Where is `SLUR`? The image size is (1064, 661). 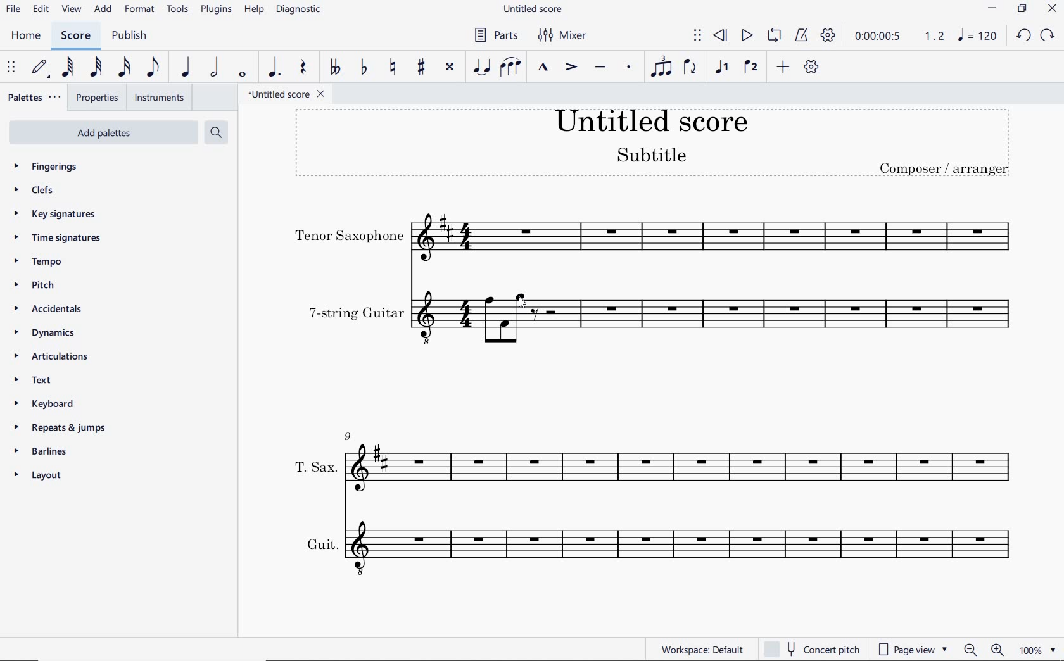 SLUR is located at coordinates (509, 68).